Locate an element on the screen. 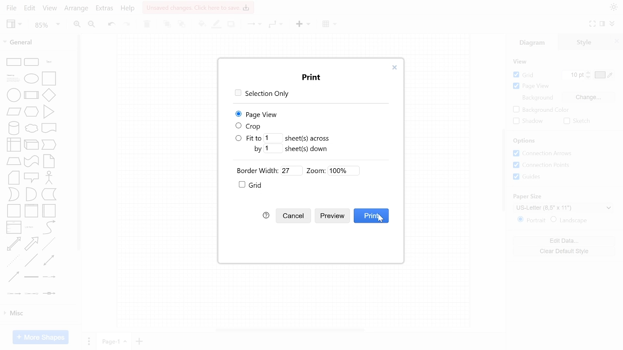  Callout is located at coordinates (31, 178).